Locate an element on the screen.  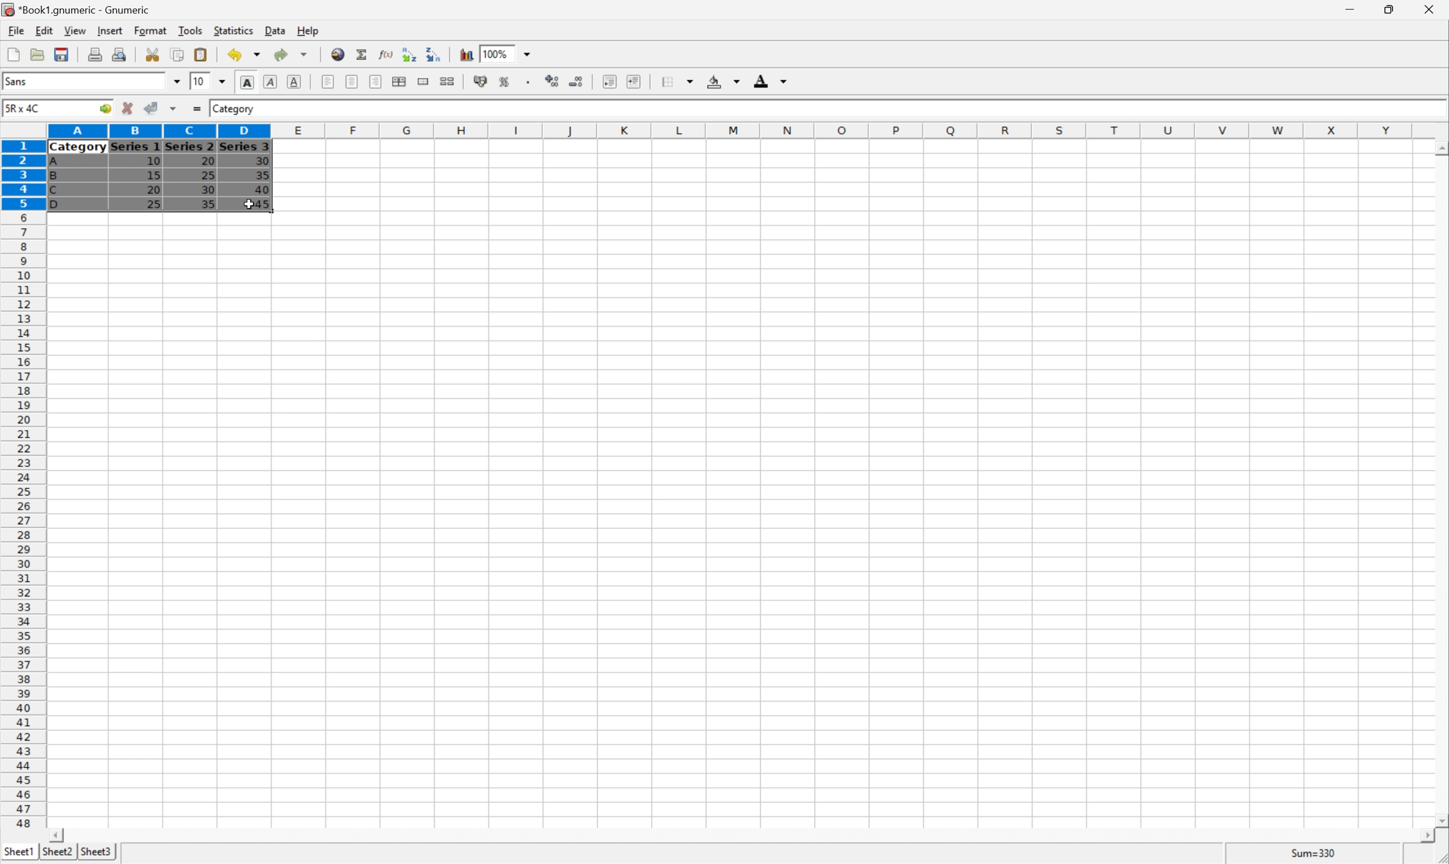
25 is located at coordinates (209, 175).